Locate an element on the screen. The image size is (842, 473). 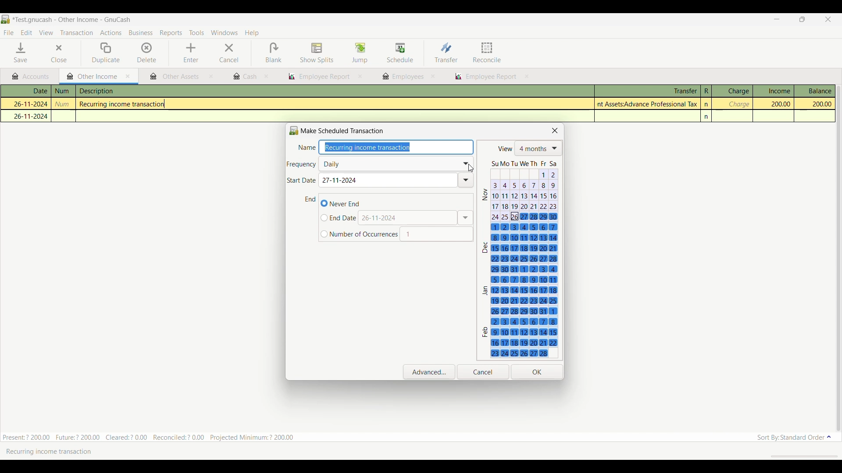
Calendar drop down to select end date is located at coordinates (465, 218).